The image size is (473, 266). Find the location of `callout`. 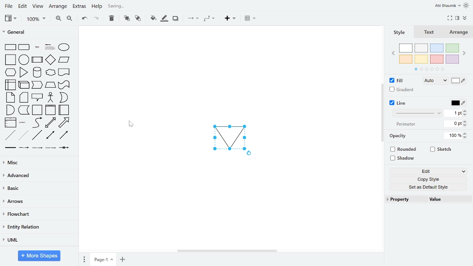

callout is located at coordinates (37, 98).